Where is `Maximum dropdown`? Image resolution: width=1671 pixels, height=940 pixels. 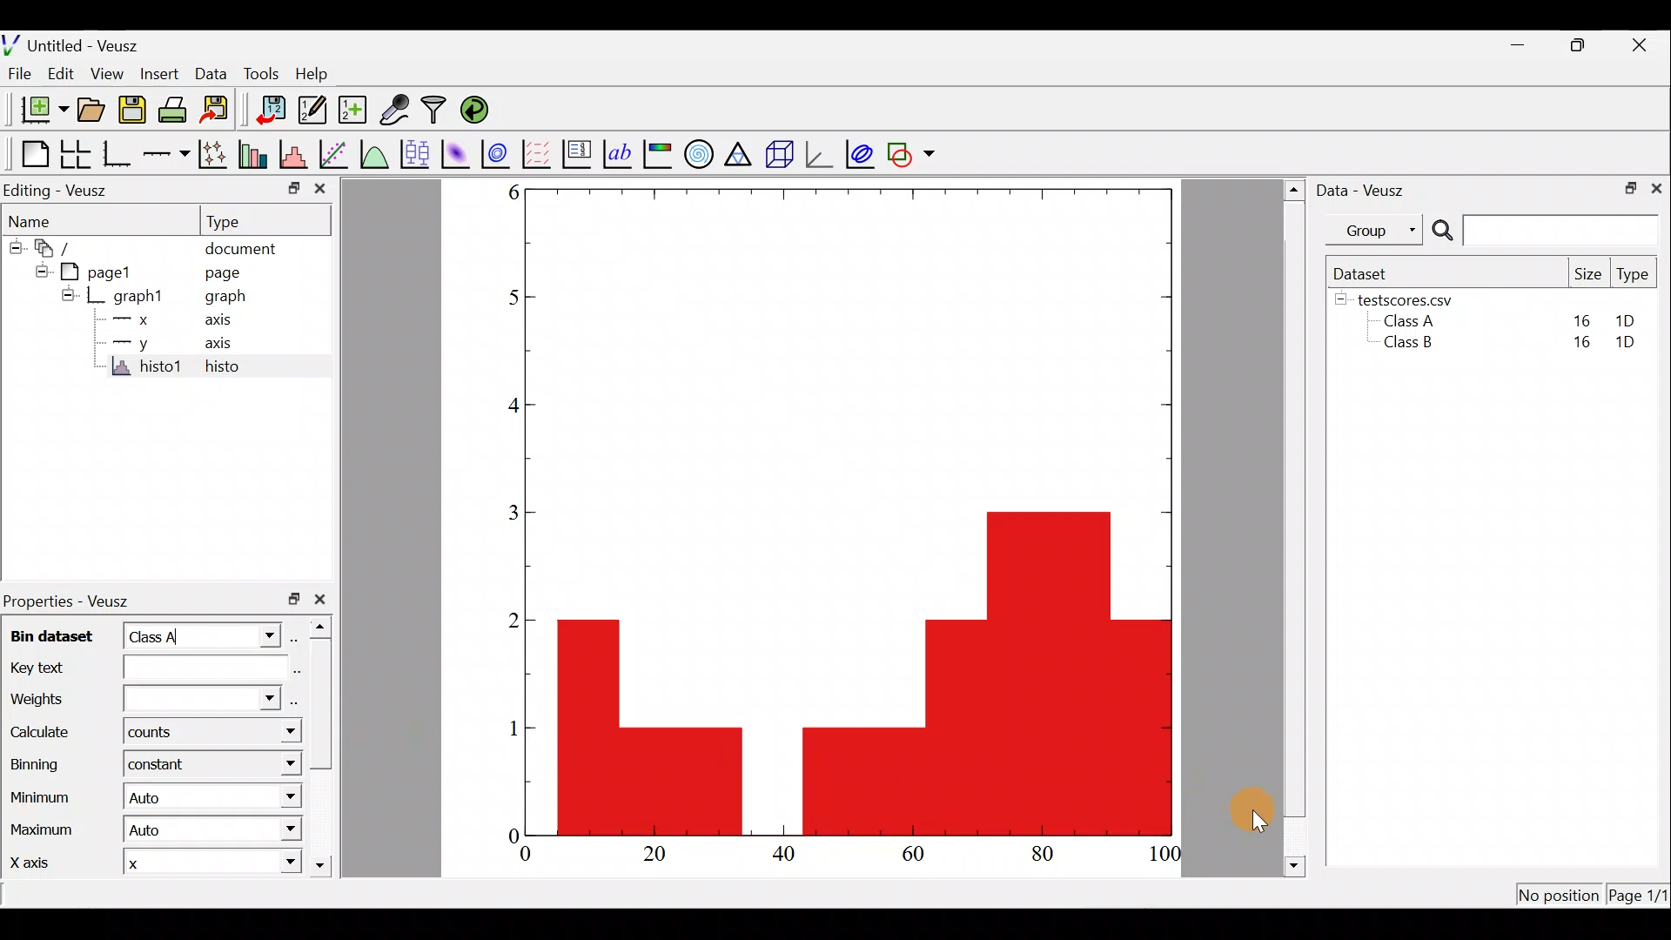
Maximum dropdown is located at coordinates (284, 829).